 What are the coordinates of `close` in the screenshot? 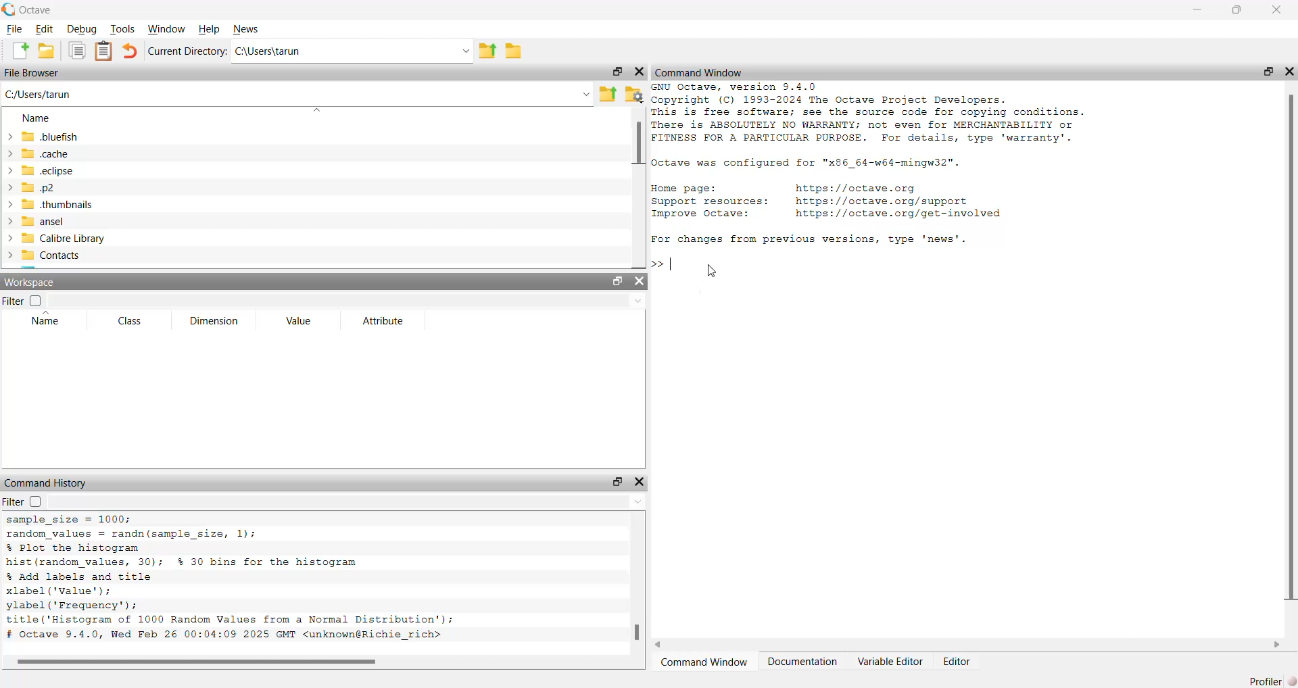 It's located at (1277, 10).